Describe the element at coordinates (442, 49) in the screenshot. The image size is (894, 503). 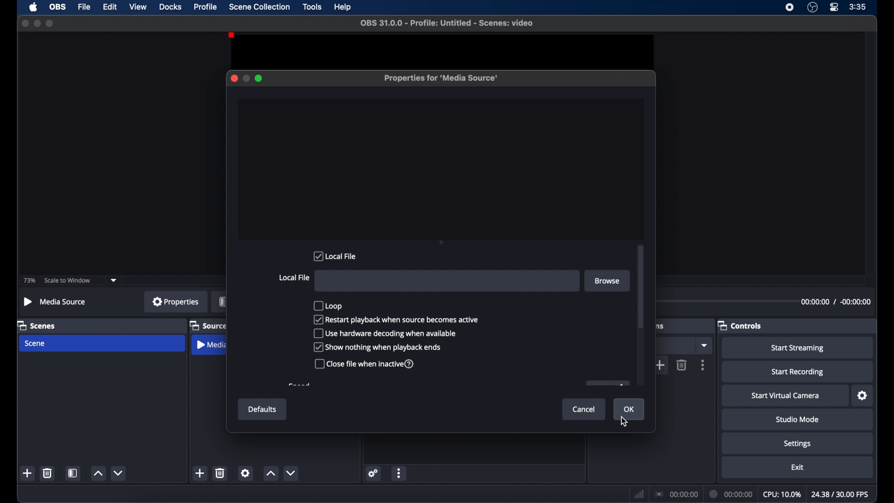
I see `preview` at that location.